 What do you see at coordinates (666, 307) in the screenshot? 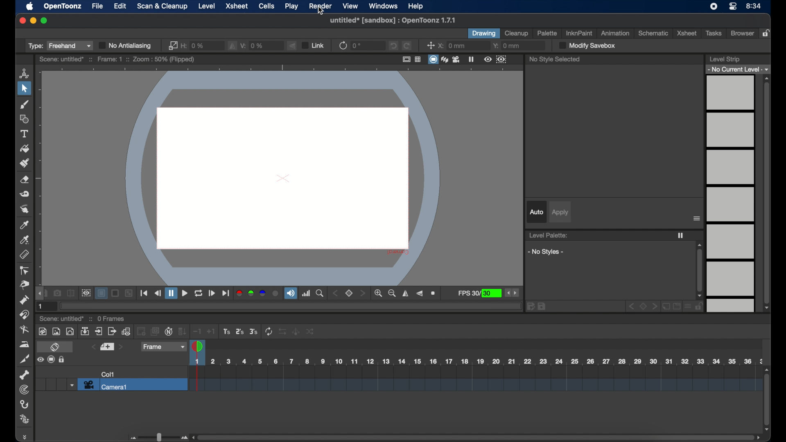
I see `` at bounding box center [666, 307].